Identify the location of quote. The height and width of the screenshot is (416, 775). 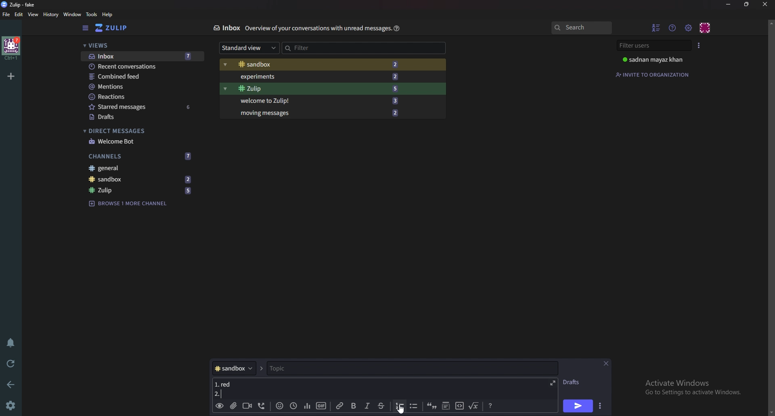
(432, 407).